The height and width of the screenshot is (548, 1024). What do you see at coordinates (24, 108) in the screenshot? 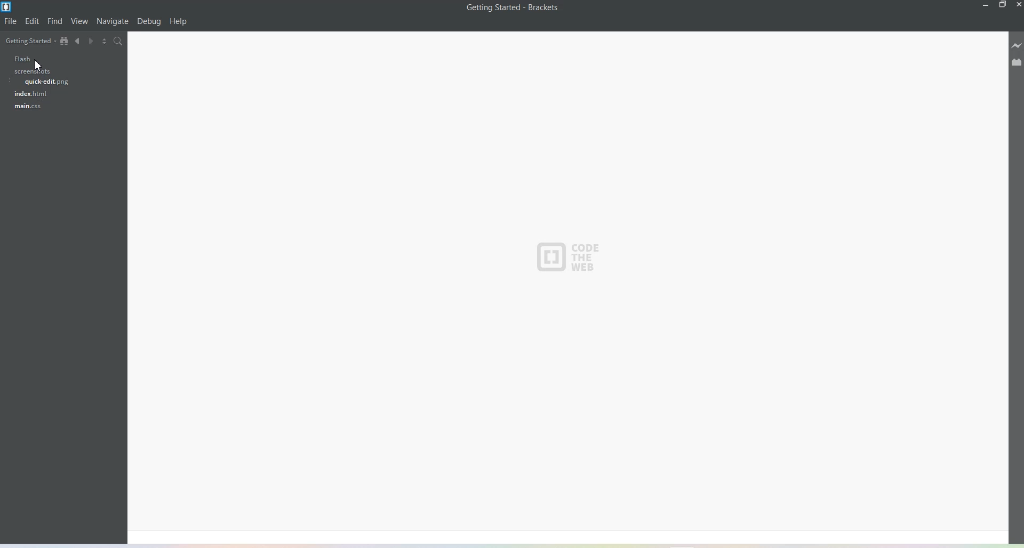
I see `main.css` at bounding box center [24, 108].